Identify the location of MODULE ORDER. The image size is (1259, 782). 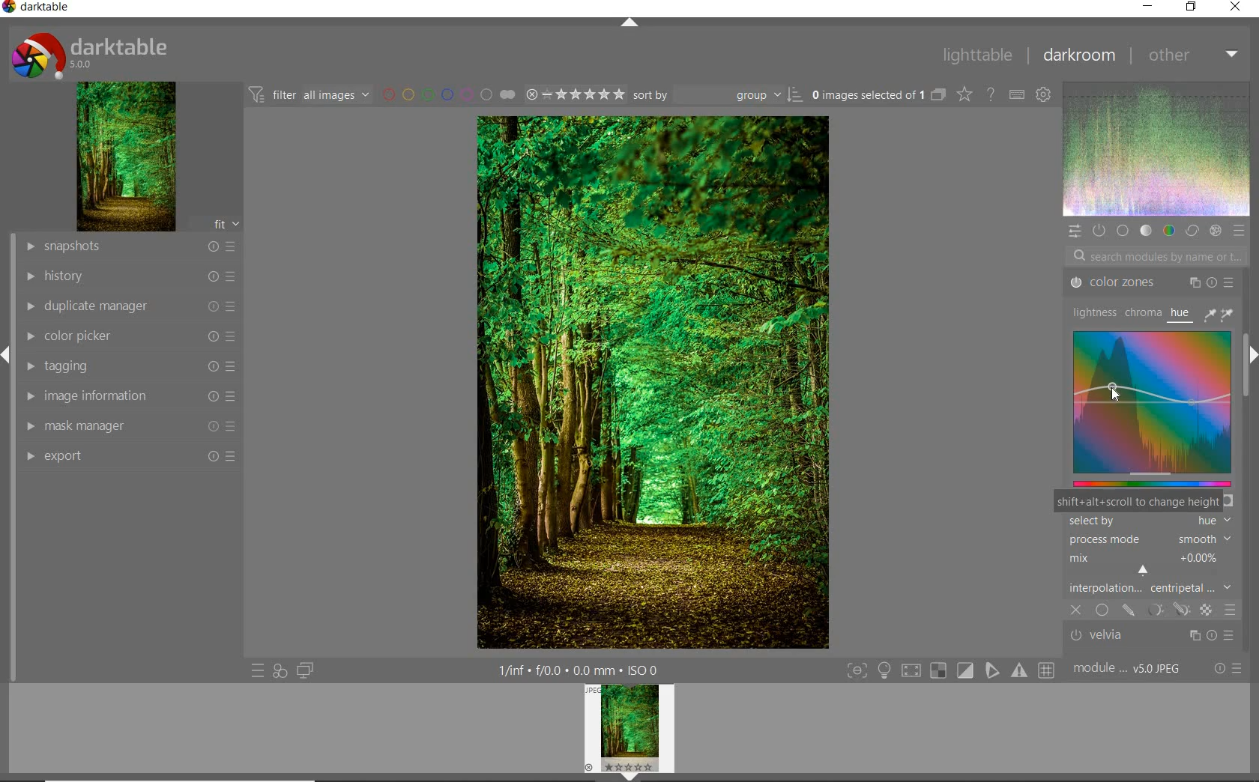
(1129, 669).